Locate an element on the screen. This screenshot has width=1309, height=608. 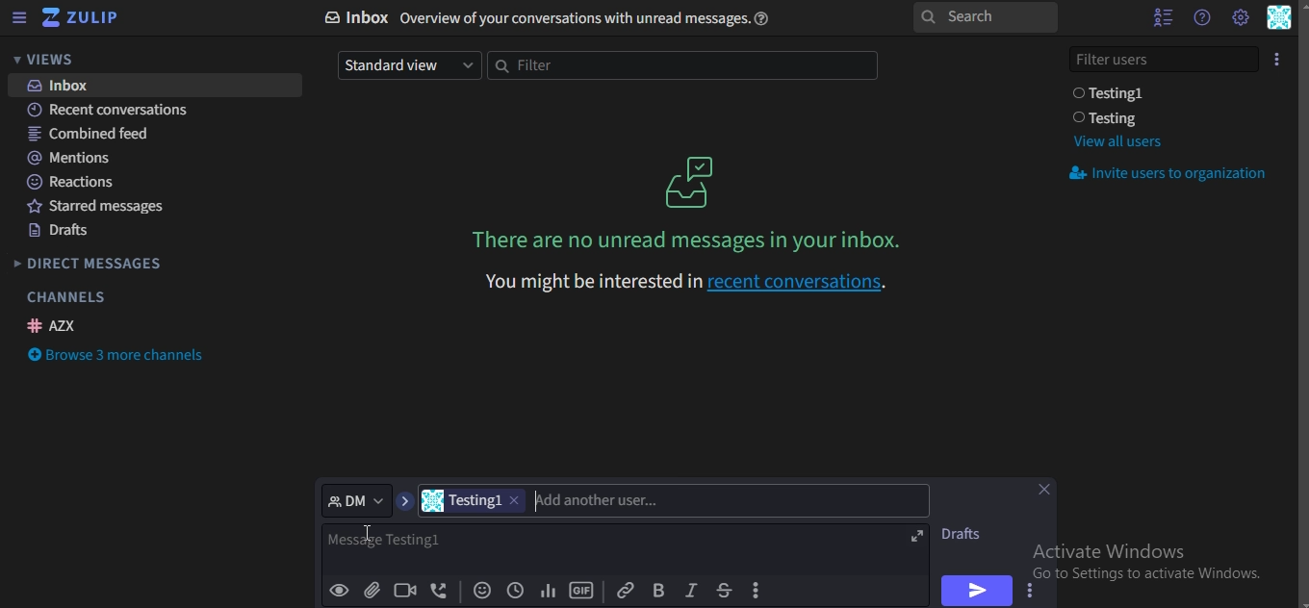
add video call is located at coordinates (406, 590).